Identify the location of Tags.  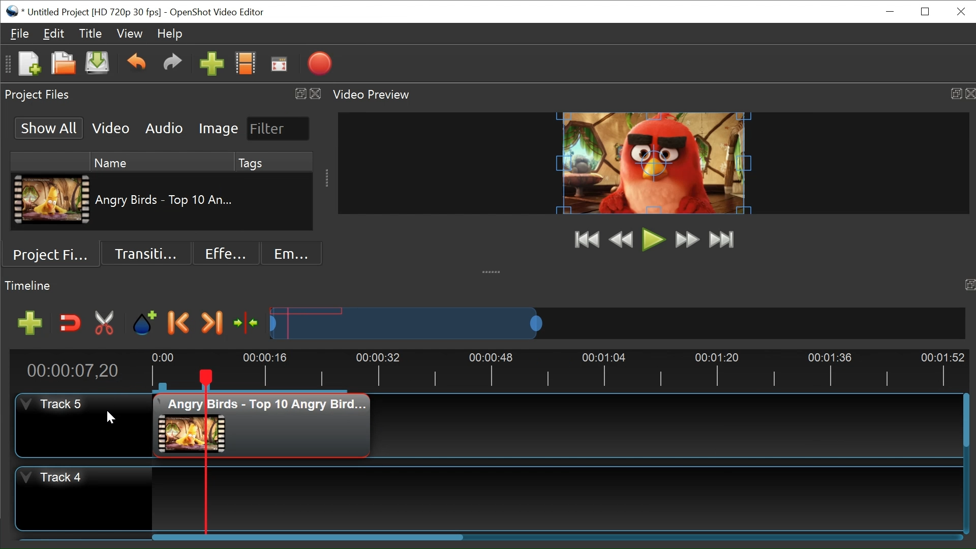
(276, 162).